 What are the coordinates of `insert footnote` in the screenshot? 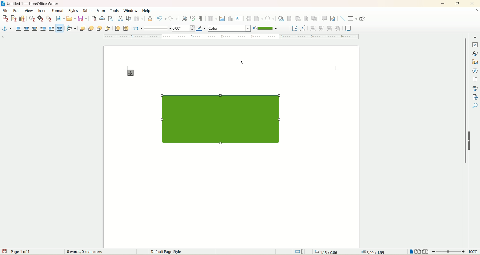 It's located at (289, 19).